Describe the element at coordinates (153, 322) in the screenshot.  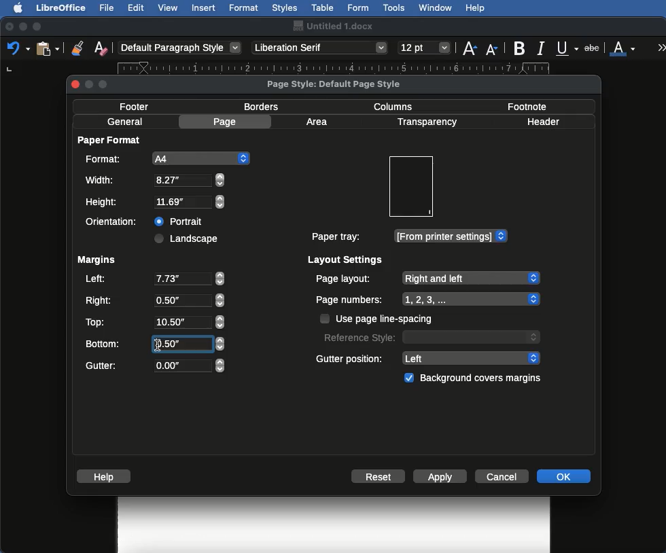
I see `Top` at that location.